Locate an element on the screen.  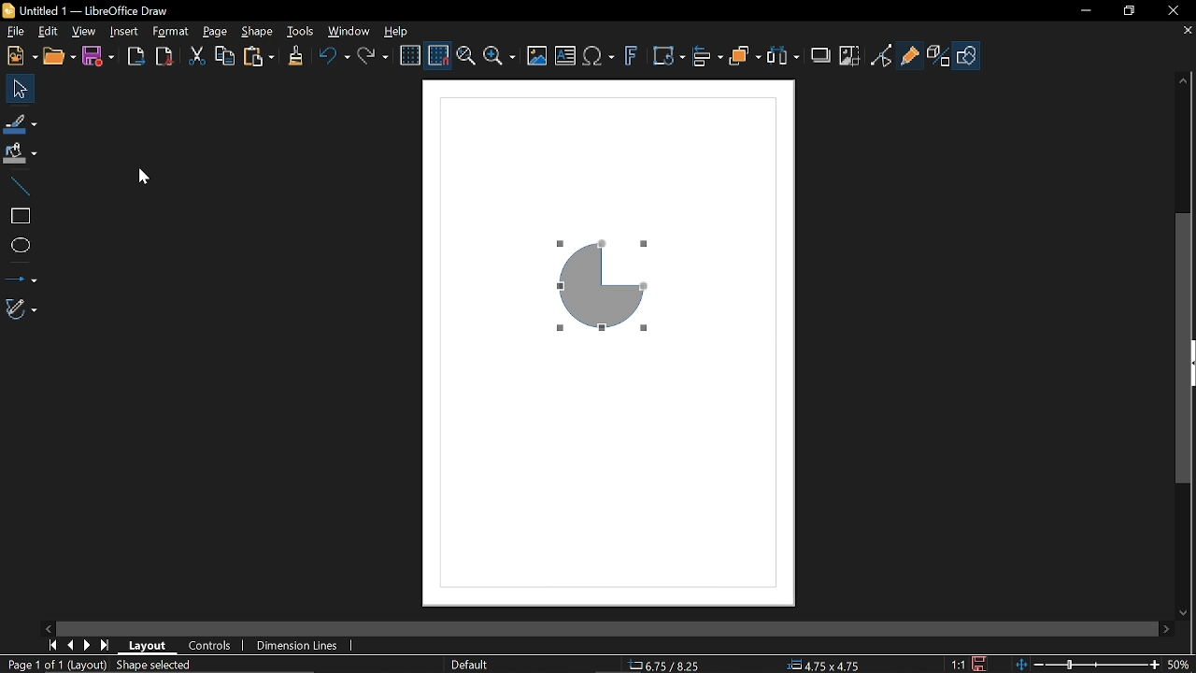
Toggle  is located at coordinates (881, 55).